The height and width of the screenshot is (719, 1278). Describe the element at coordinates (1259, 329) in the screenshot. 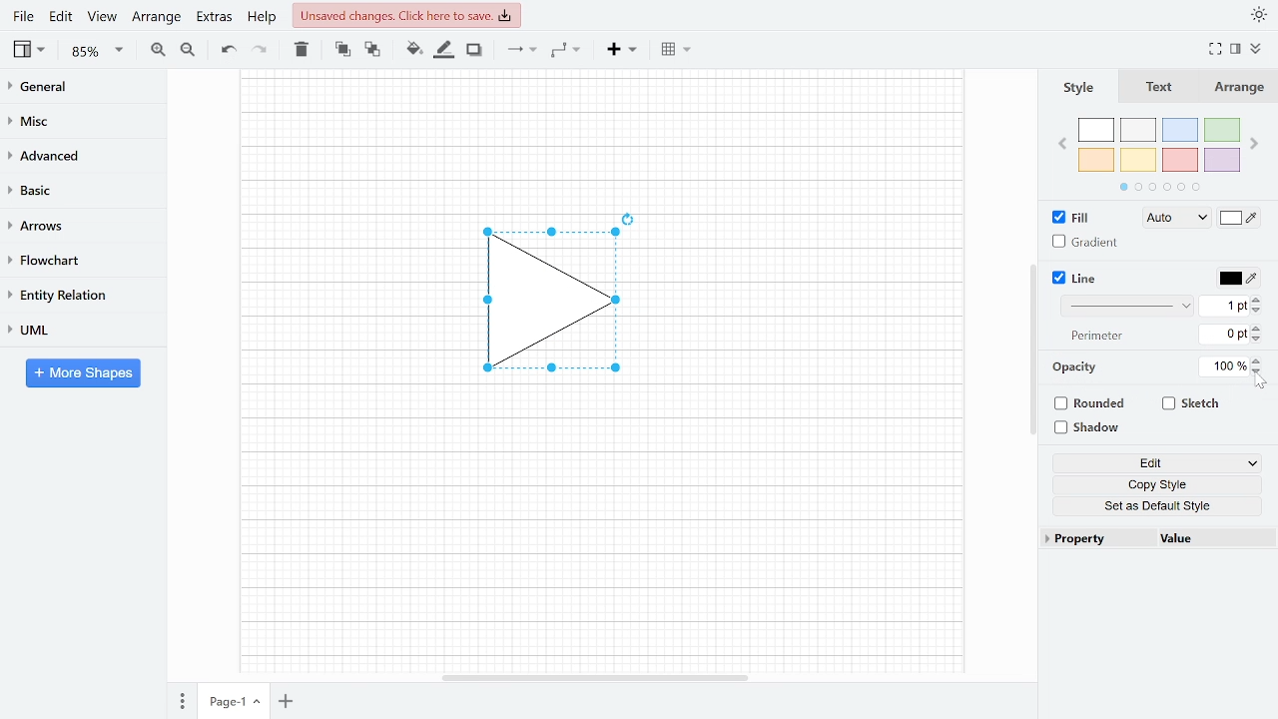

I see `Increase perimeter` at that location.